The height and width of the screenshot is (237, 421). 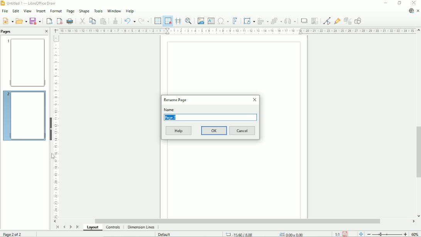 I want to click on Dimension lines, so click(x=141, y=227).